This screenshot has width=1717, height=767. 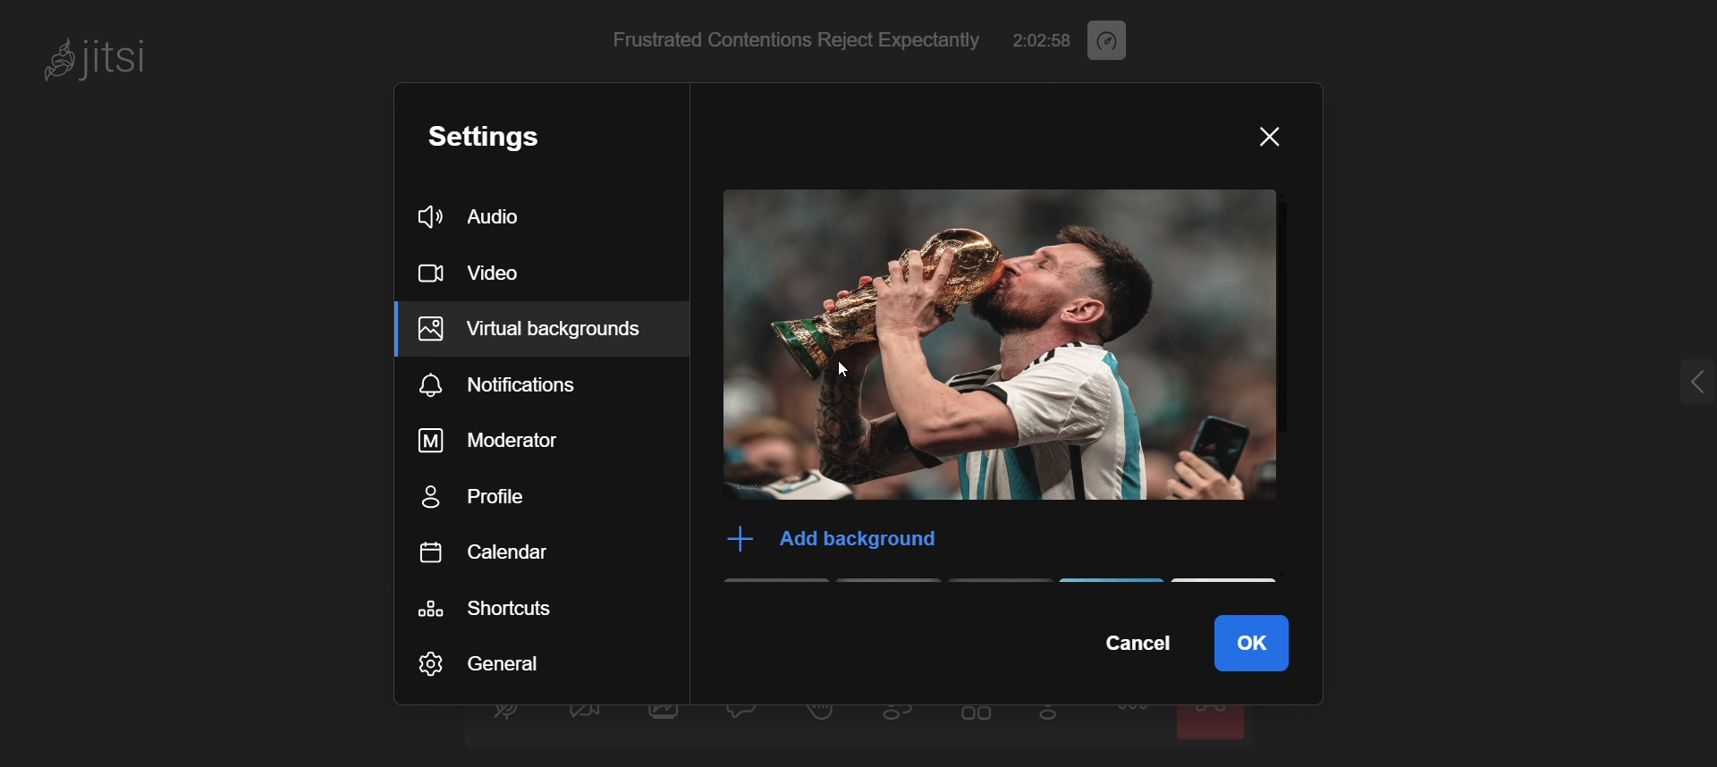 What do you see at coordinates (520, 603) in the screenshot?
I see `shortcuts` at bounding box center [520, 603].